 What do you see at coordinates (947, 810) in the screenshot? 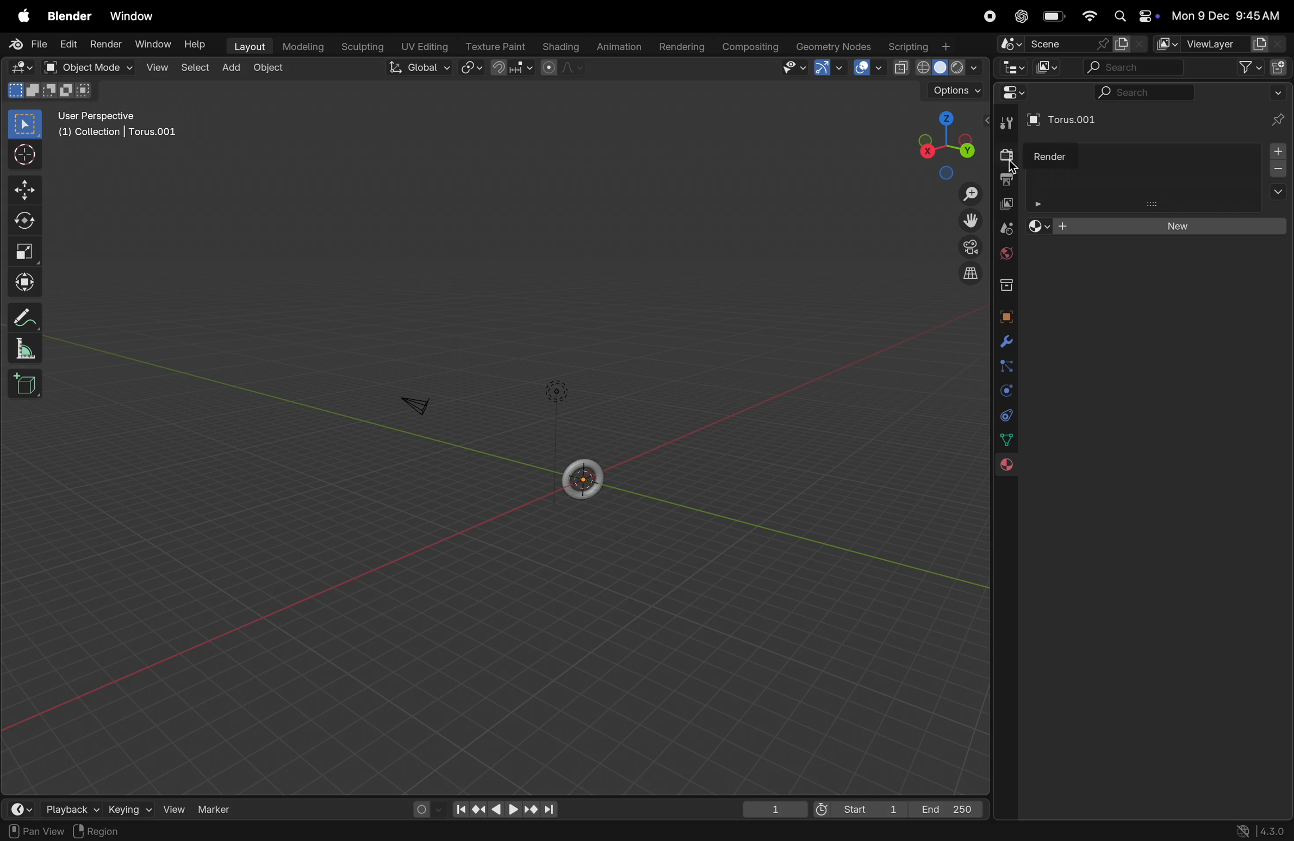
I see `End 250` at bounding box center [947, 810].